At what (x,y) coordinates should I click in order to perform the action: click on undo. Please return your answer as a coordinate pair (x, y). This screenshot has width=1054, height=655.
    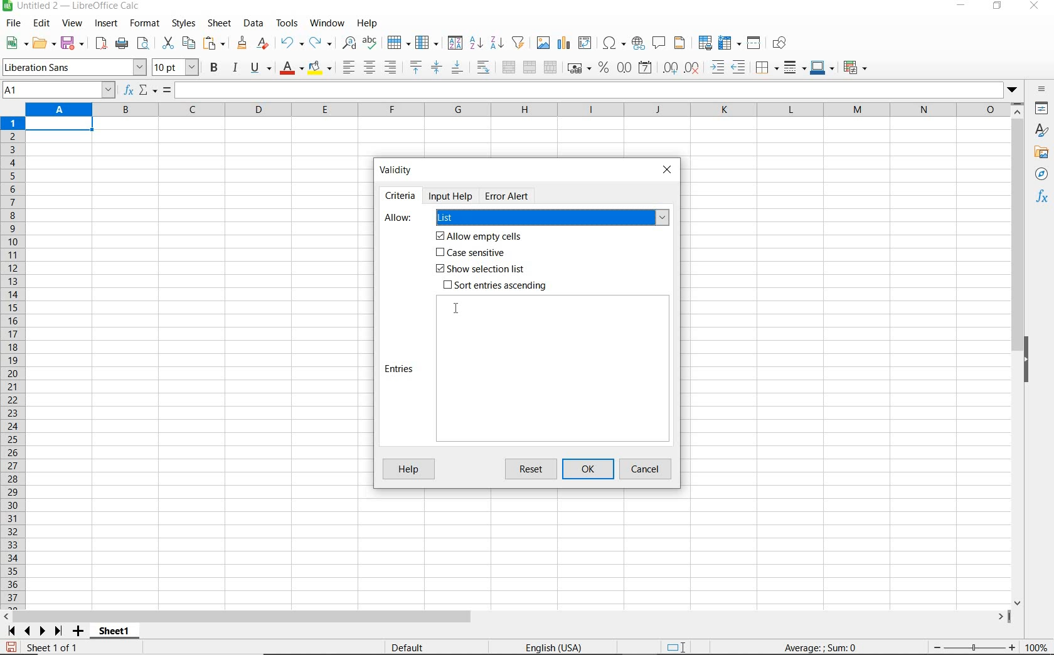
    Looking at the image, I should click on (291, 43).